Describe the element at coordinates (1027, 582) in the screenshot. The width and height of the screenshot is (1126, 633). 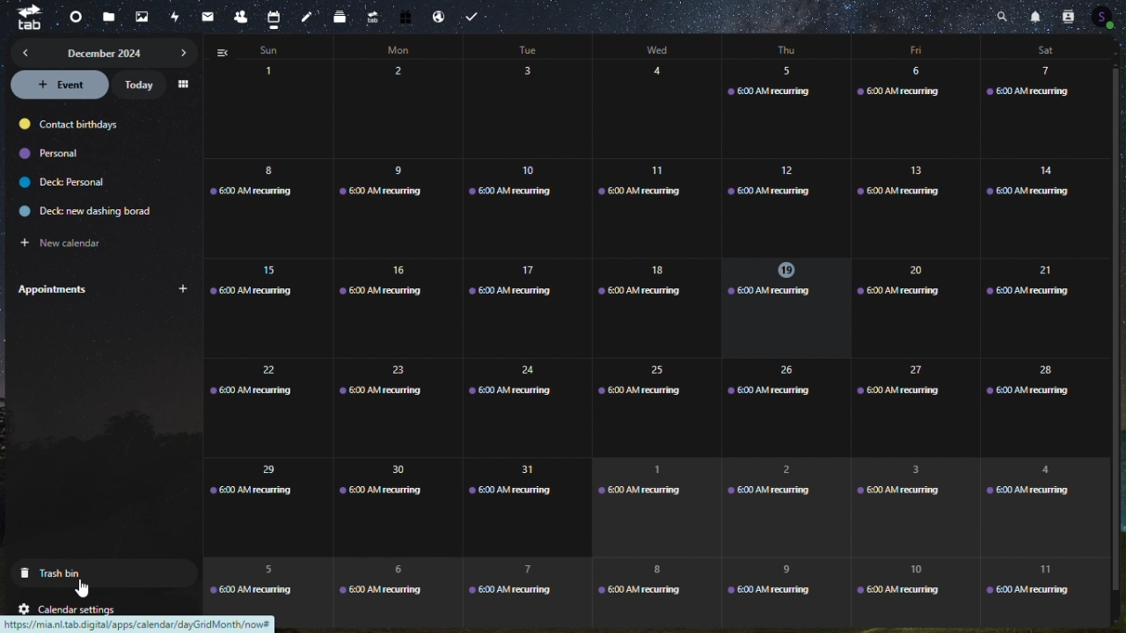
I see `11` at that location.